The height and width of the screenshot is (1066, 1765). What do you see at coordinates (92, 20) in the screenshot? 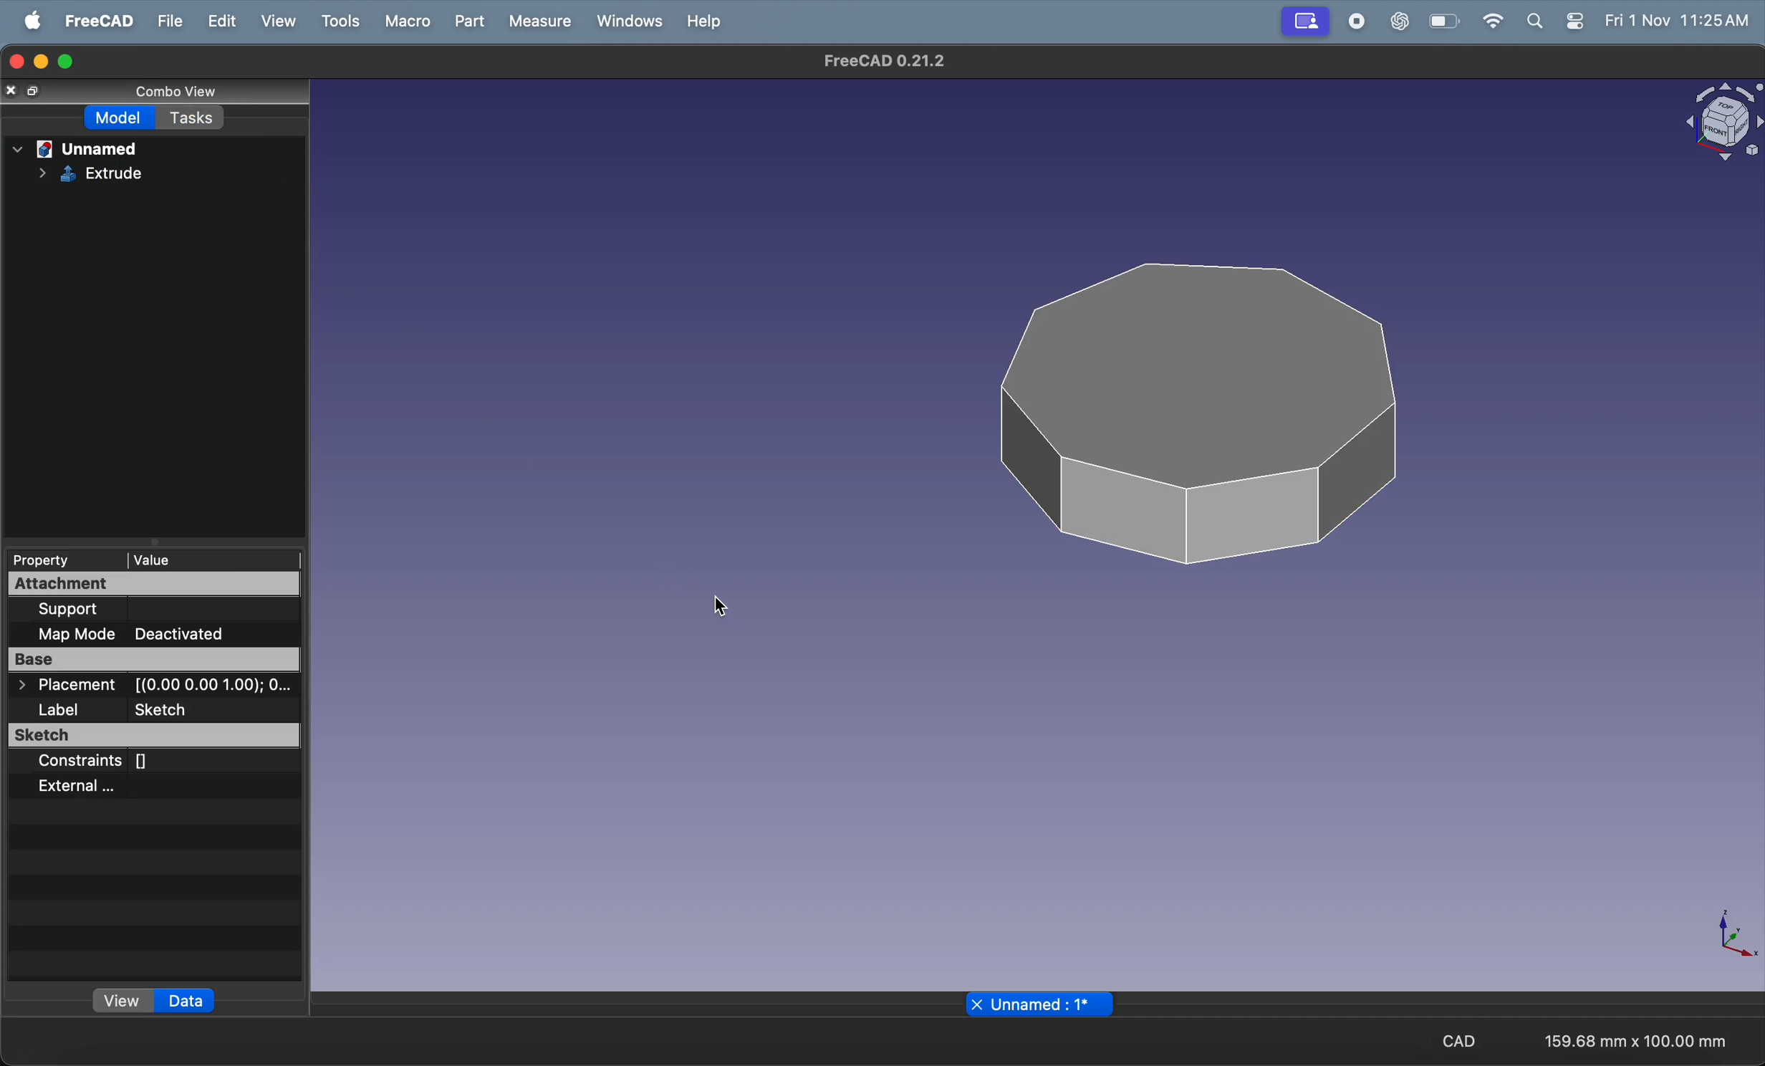
I see `free cad` at bounding box center [92, 20].